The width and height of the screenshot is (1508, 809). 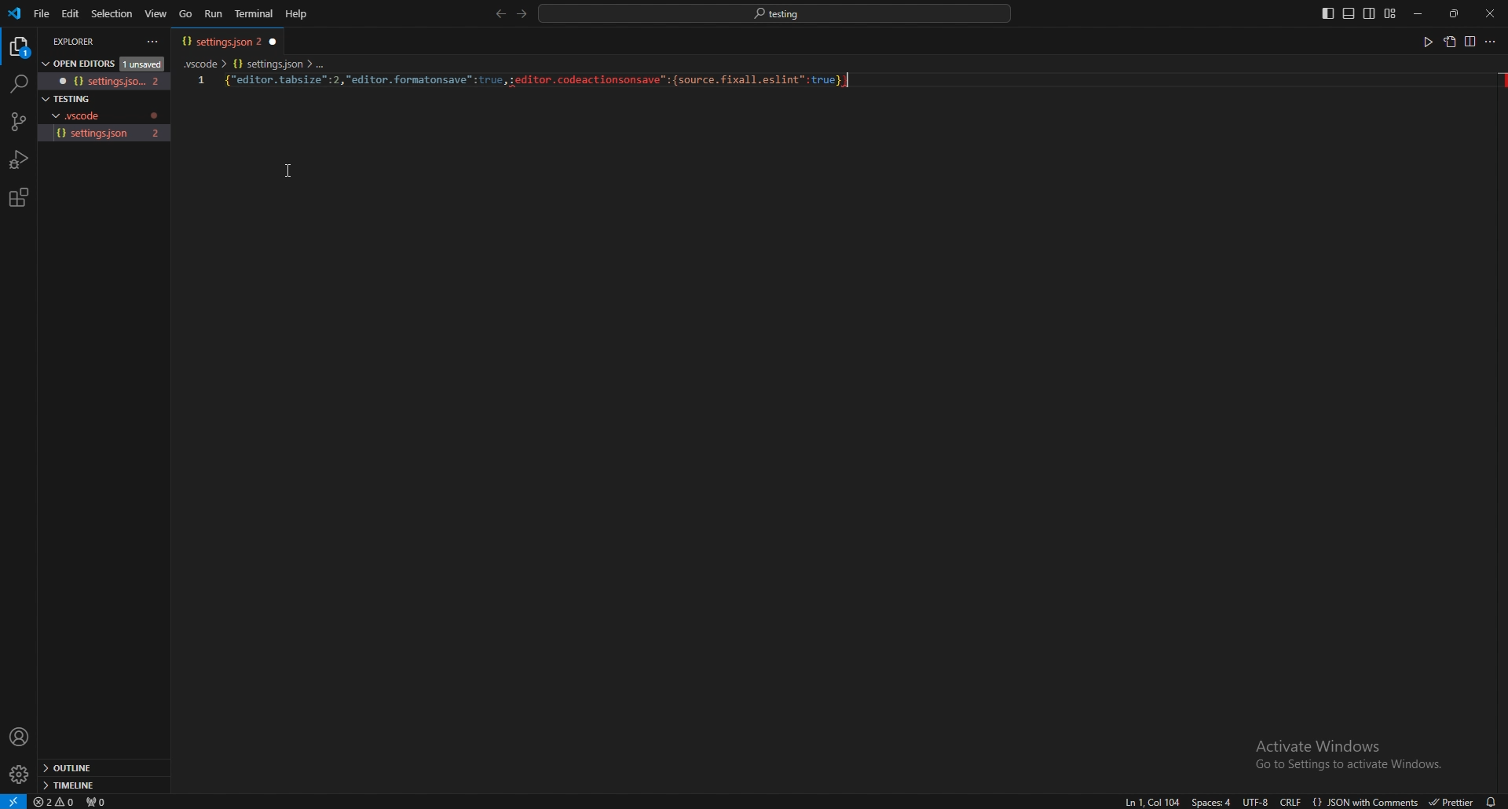 What do you see at coordinates (153, 42) in the screenshot?
I see `options` at bounding box center [153, 42].